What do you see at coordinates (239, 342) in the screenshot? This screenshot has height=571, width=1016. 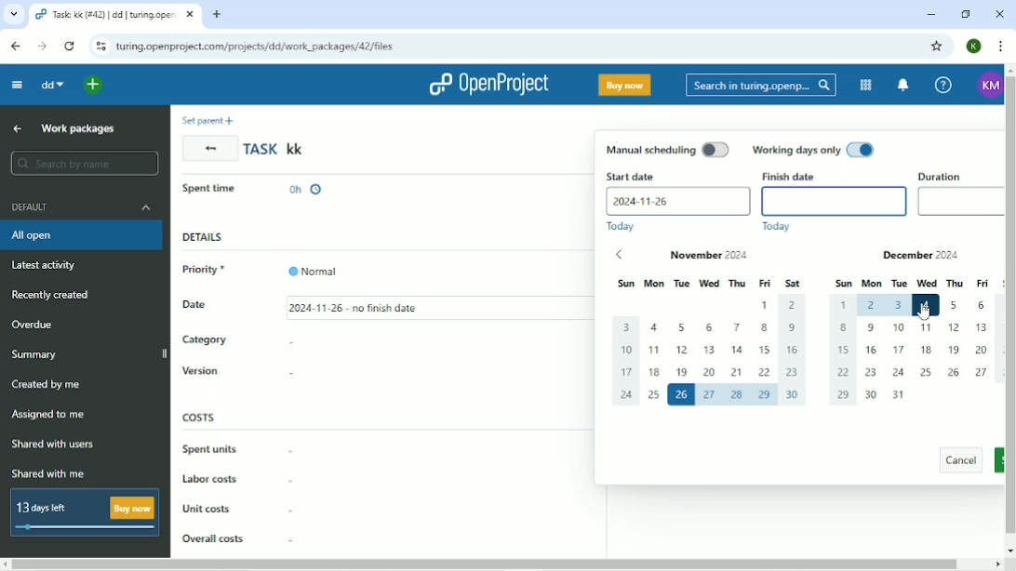 I see `Category` at bounding box center [239, 342].